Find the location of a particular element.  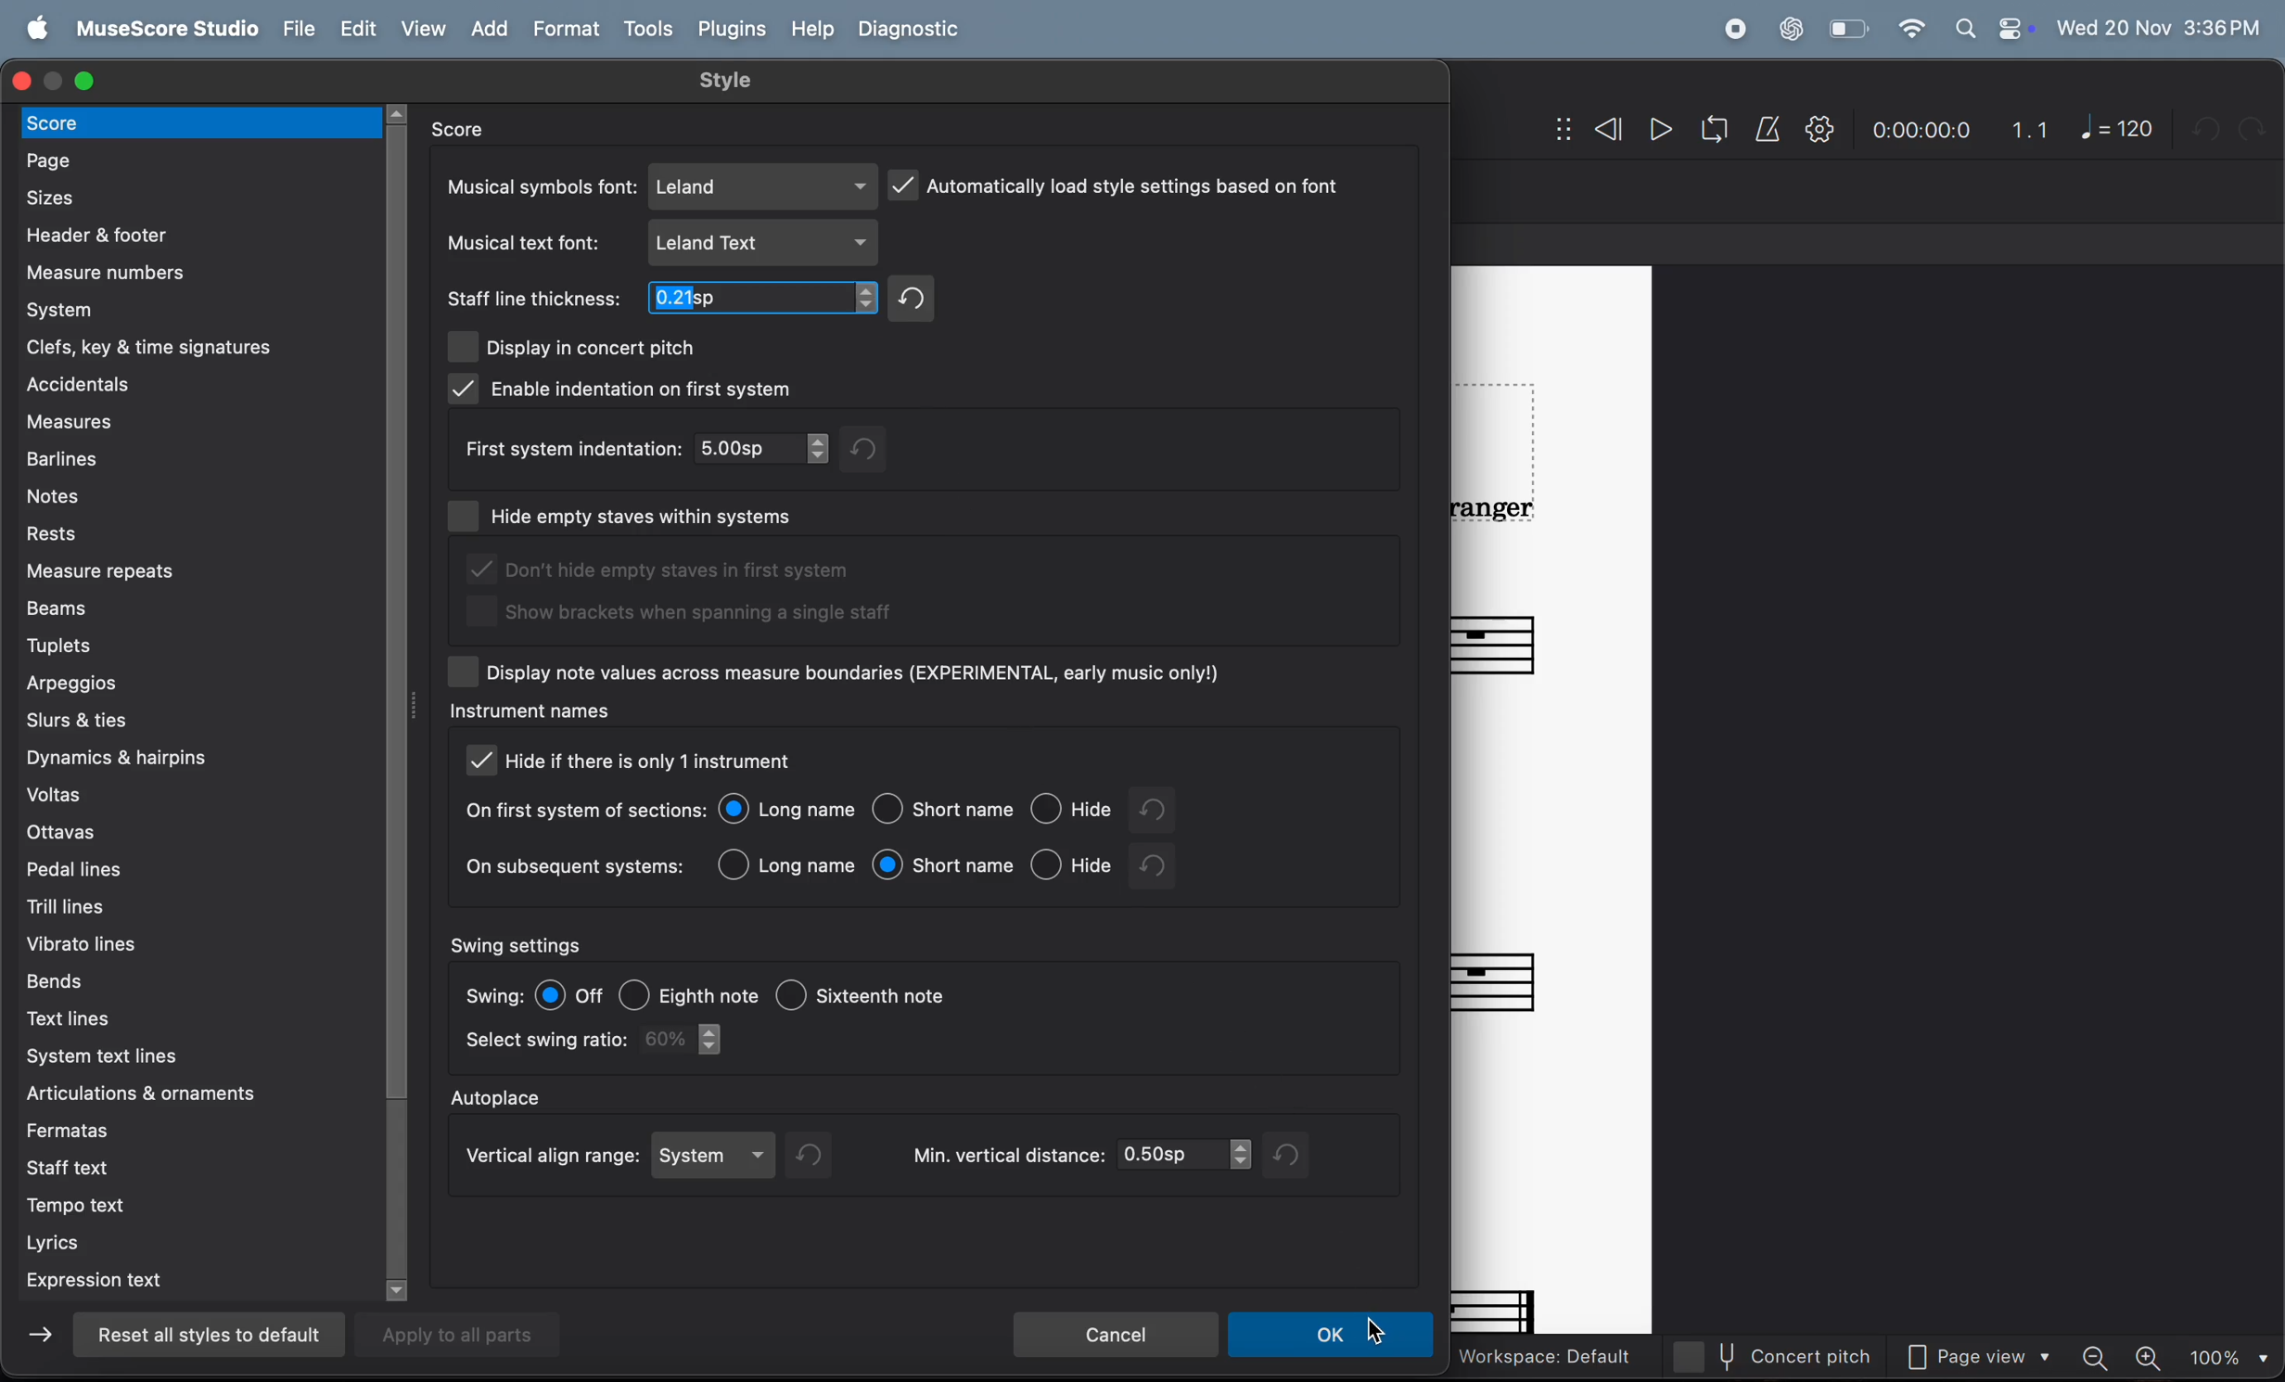

expression text is located at coordinates (190, 1283).